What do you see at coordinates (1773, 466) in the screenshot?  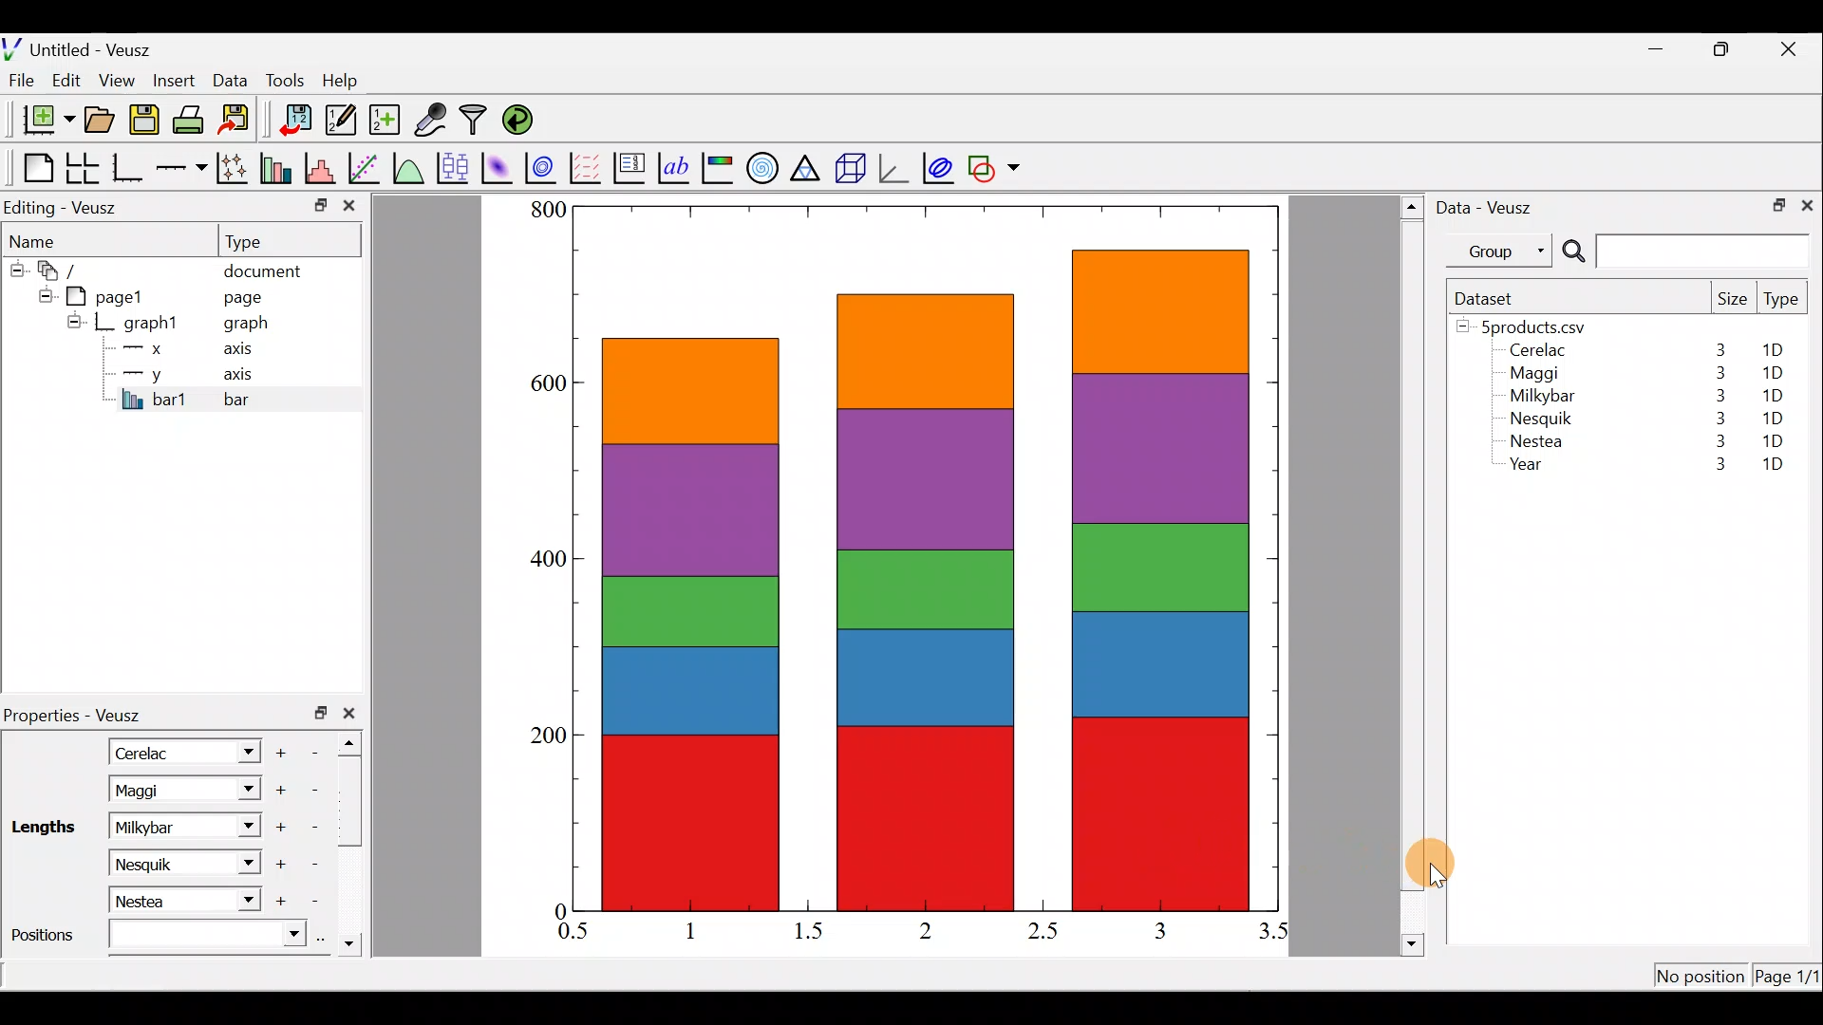 I see `1D` at bounding box center [1773, 466].